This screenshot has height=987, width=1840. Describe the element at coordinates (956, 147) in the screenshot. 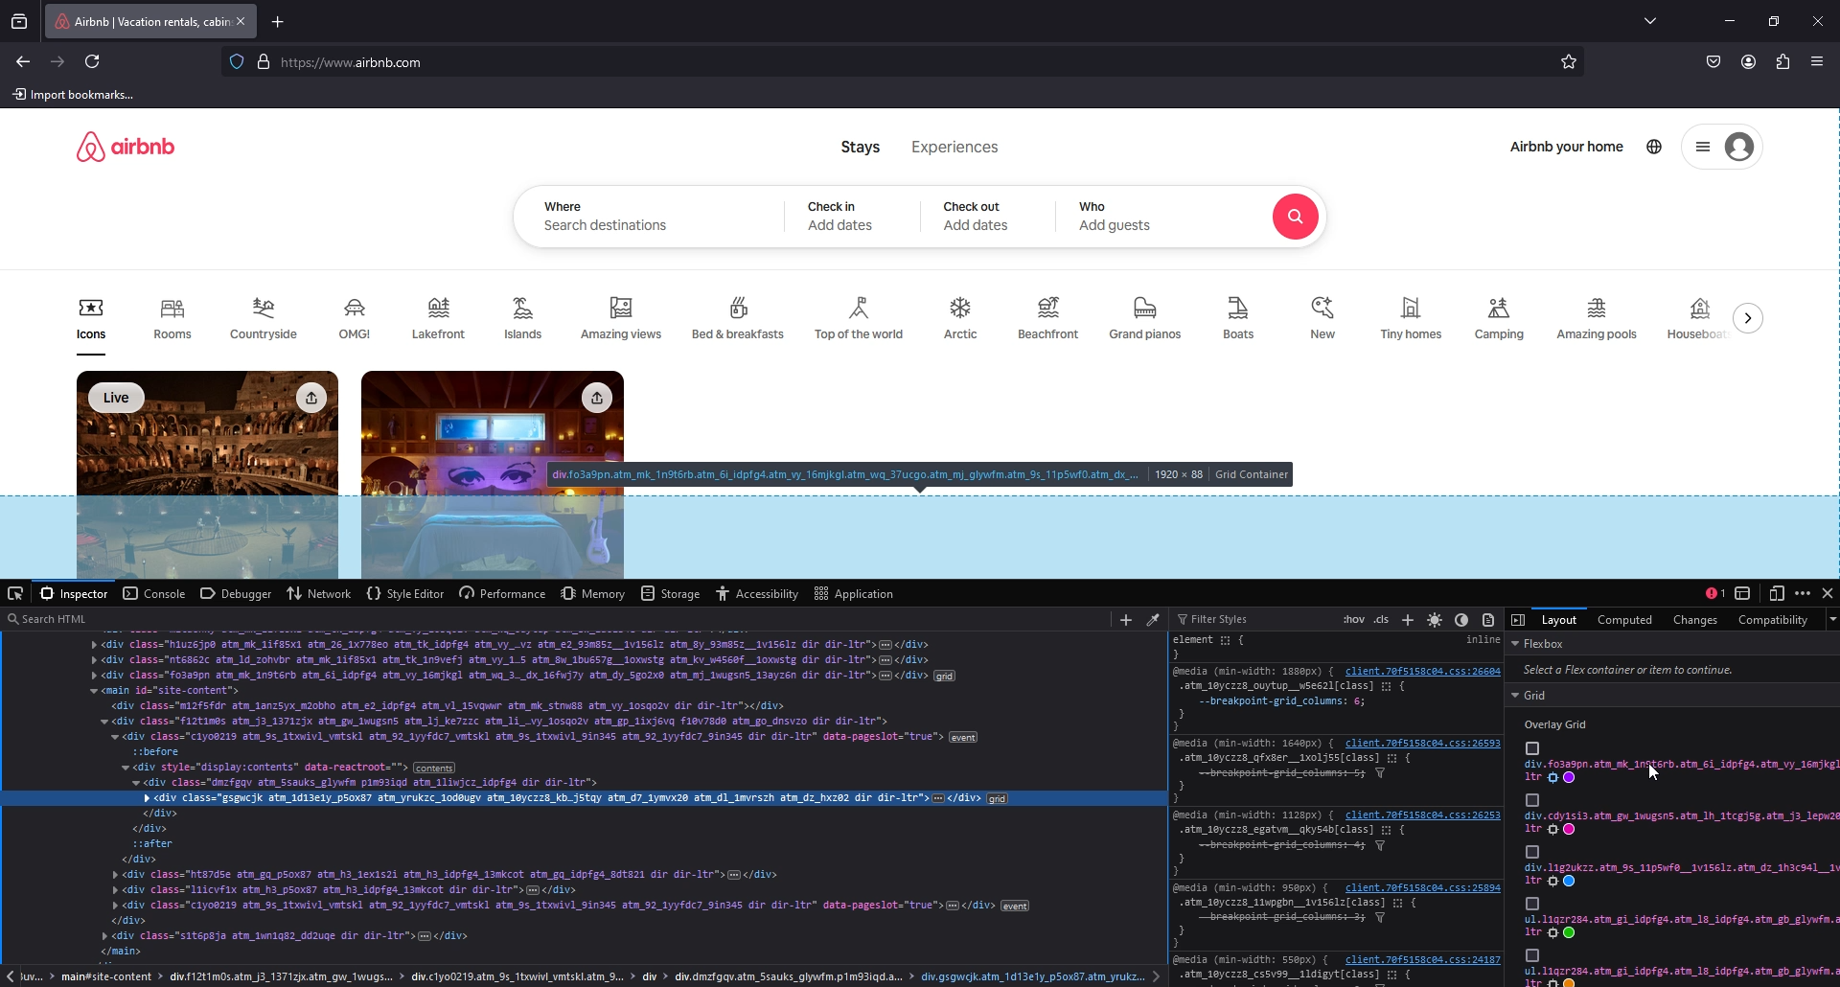

I see `Experiences ` at that location.